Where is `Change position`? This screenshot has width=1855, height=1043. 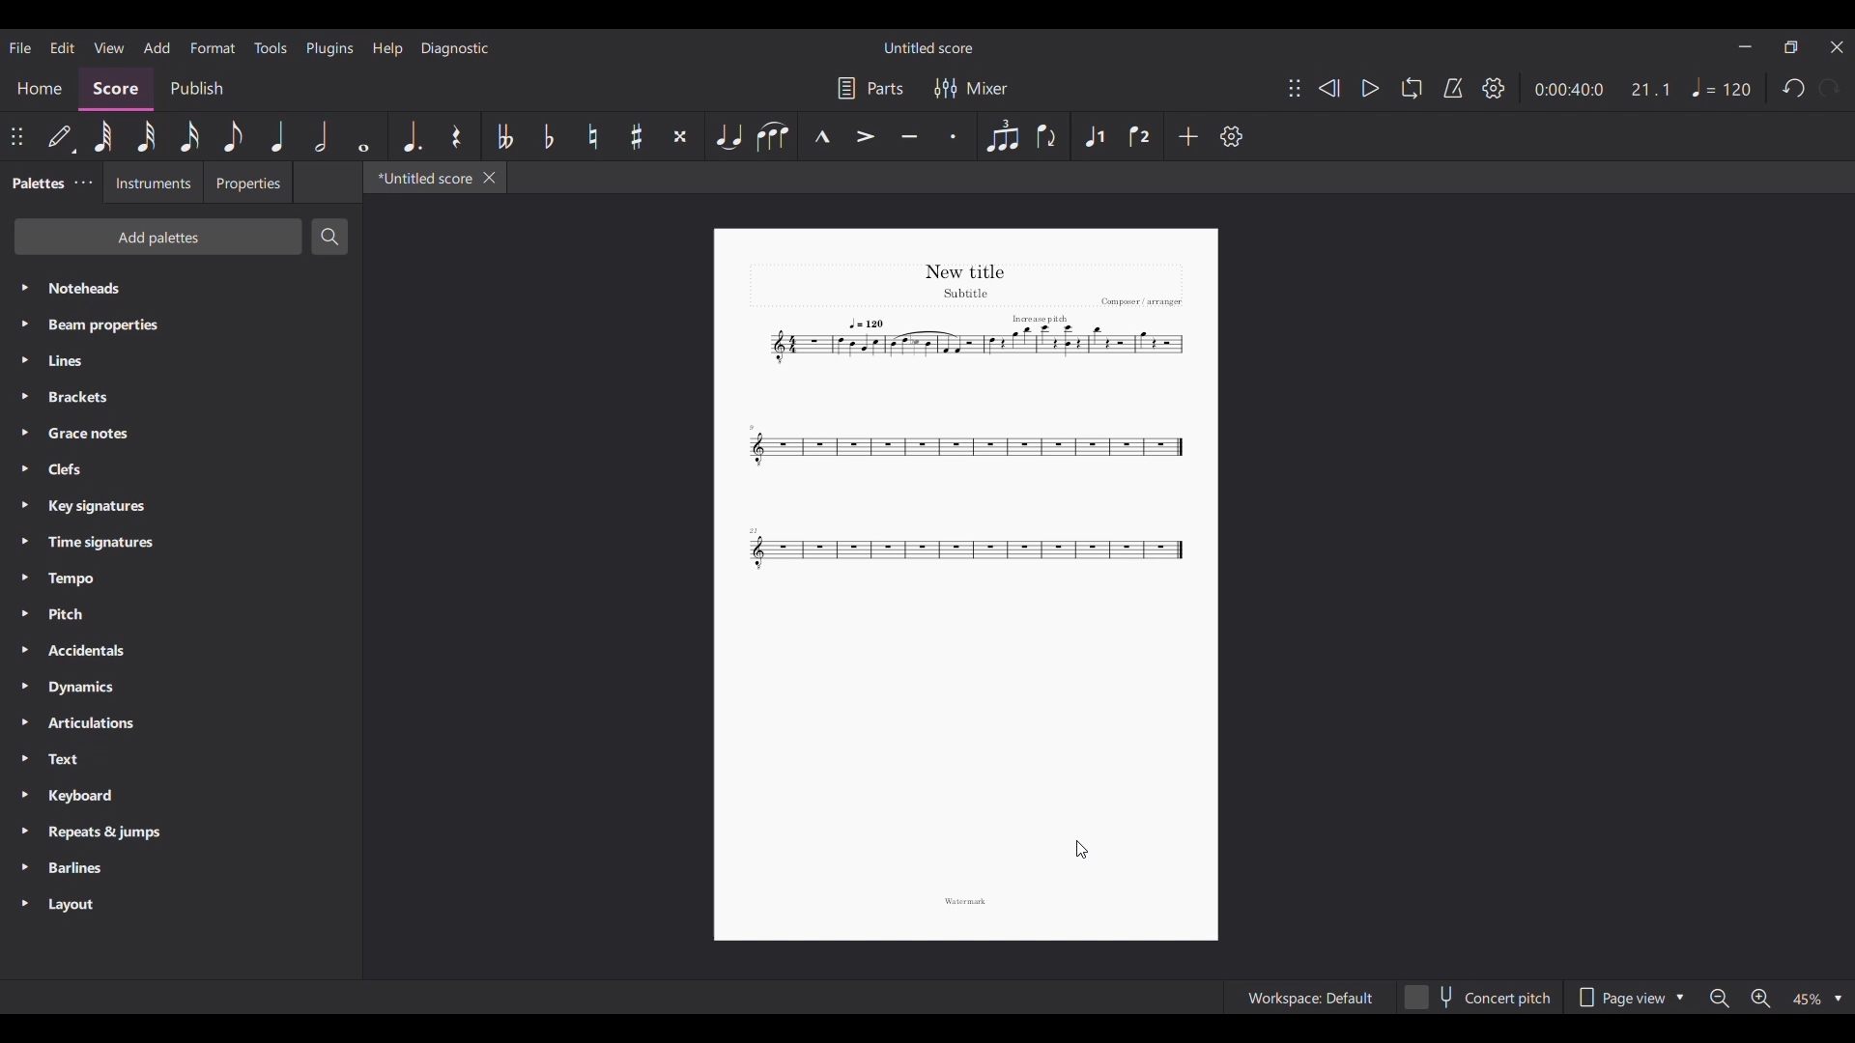 Change position is located at coordinates (16, 136).